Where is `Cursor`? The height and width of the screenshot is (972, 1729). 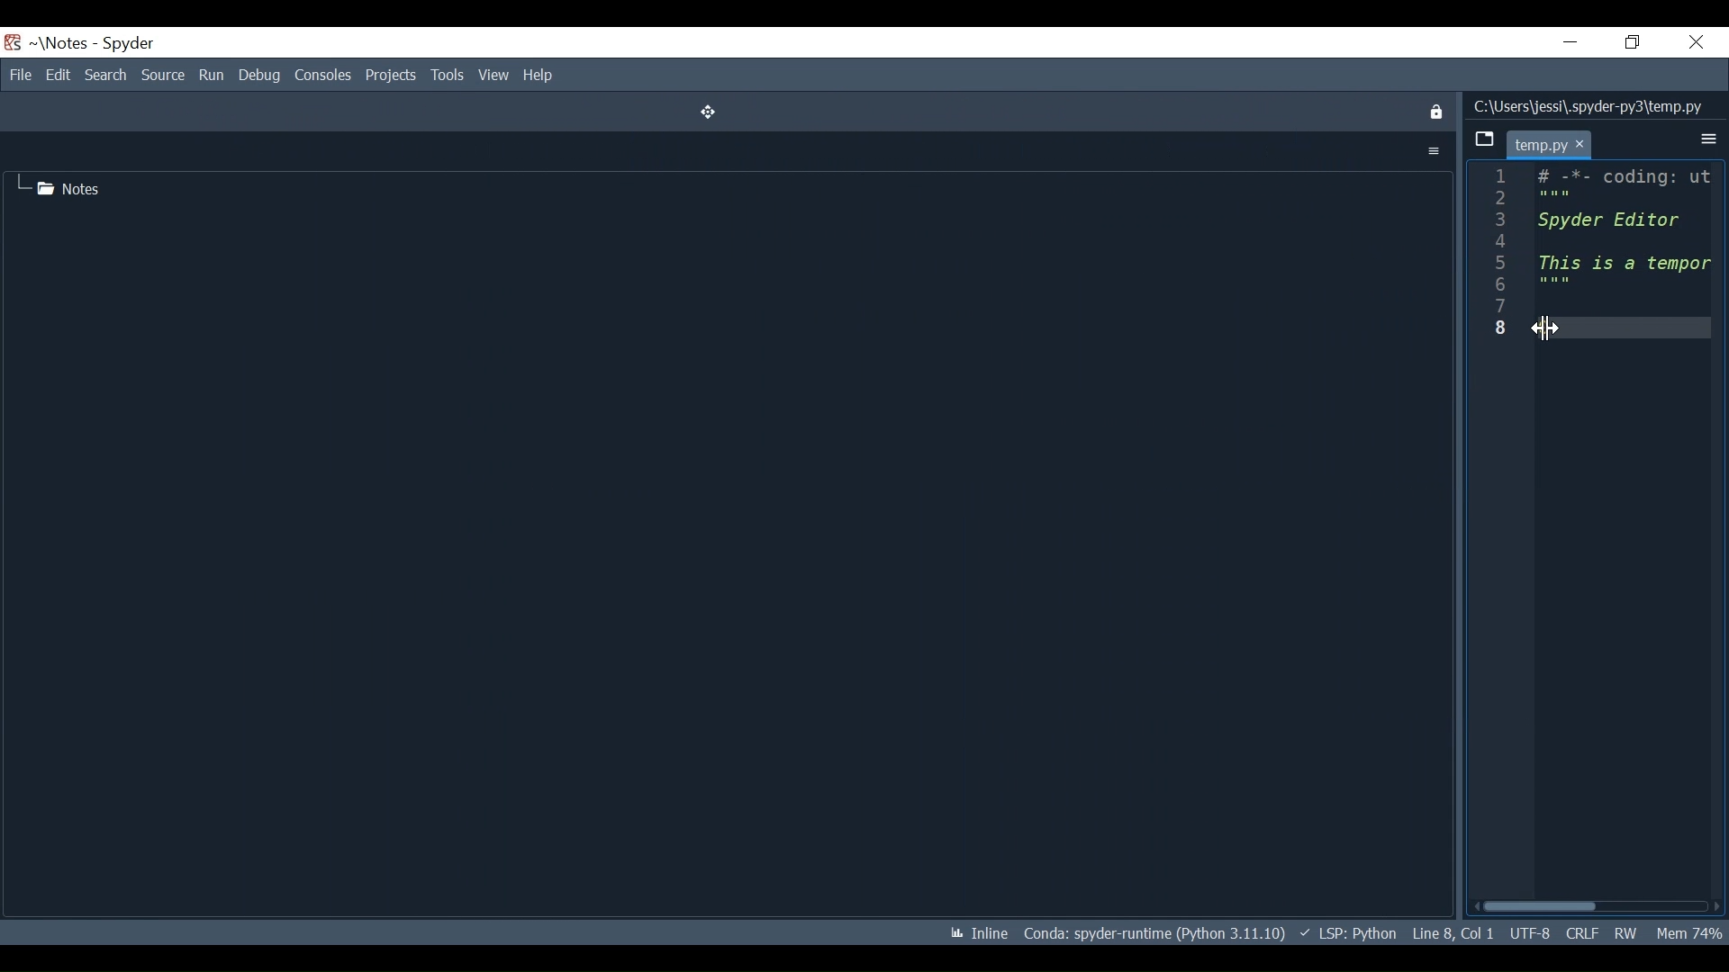
Cursor is located at coordinates (1548, 328).